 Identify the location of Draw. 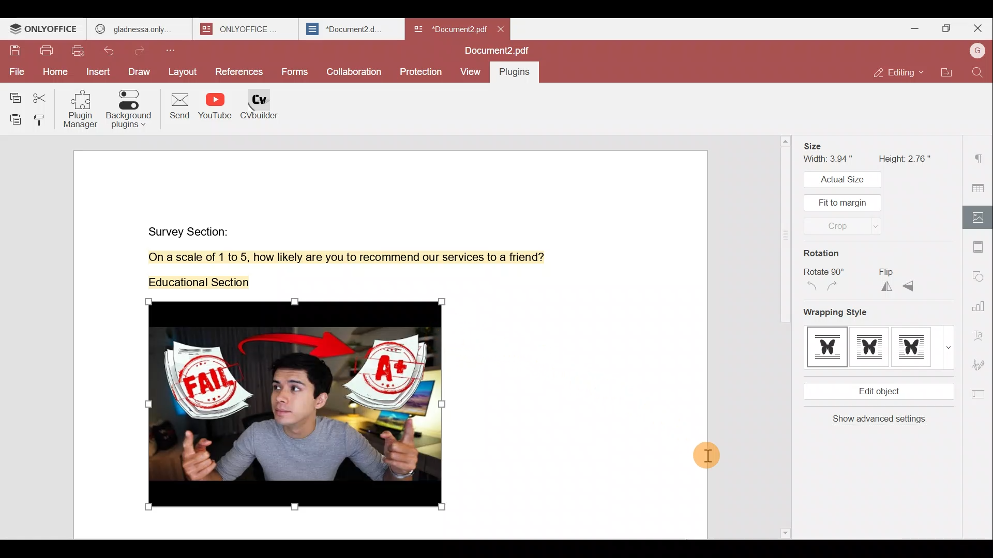
(140, 73).